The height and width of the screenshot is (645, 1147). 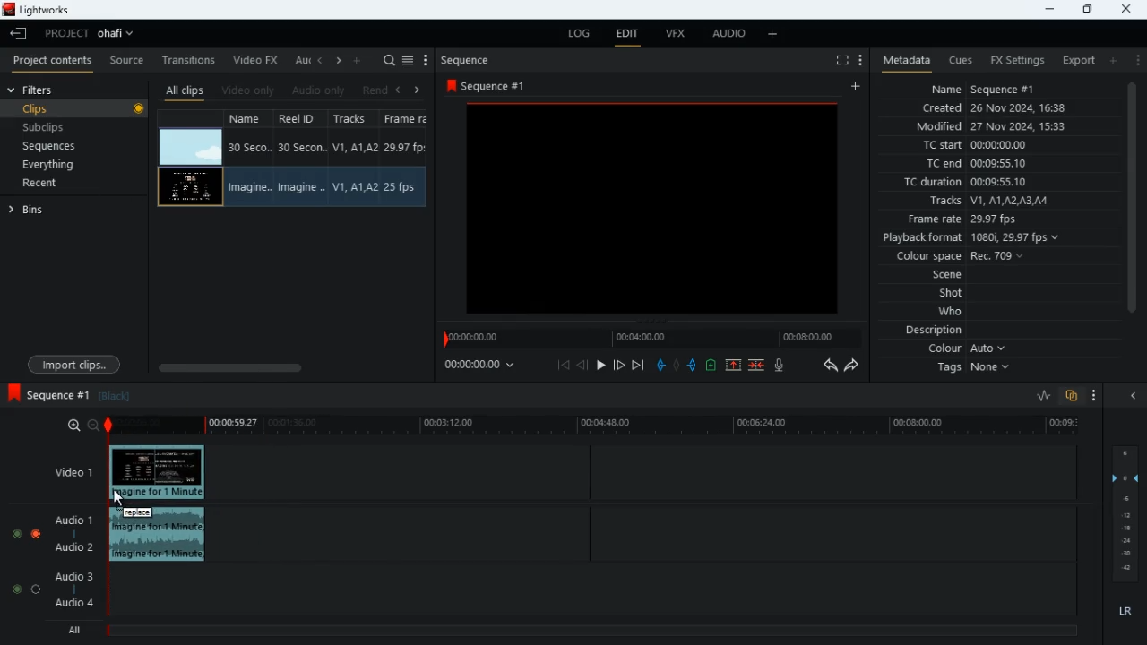 What do you see at coordinates (1004, 90) in the screenshot?
I see `name` at bounding box center [1004, 90].